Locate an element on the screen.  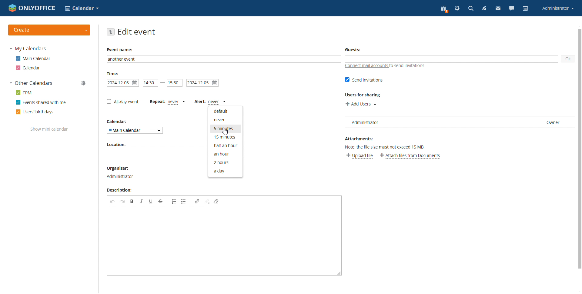
a day is located at coordinates (225, 171).